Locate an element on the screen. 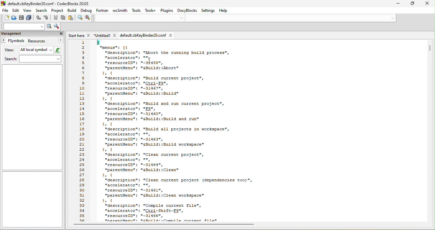  replace is located at coordinates (89, 18).